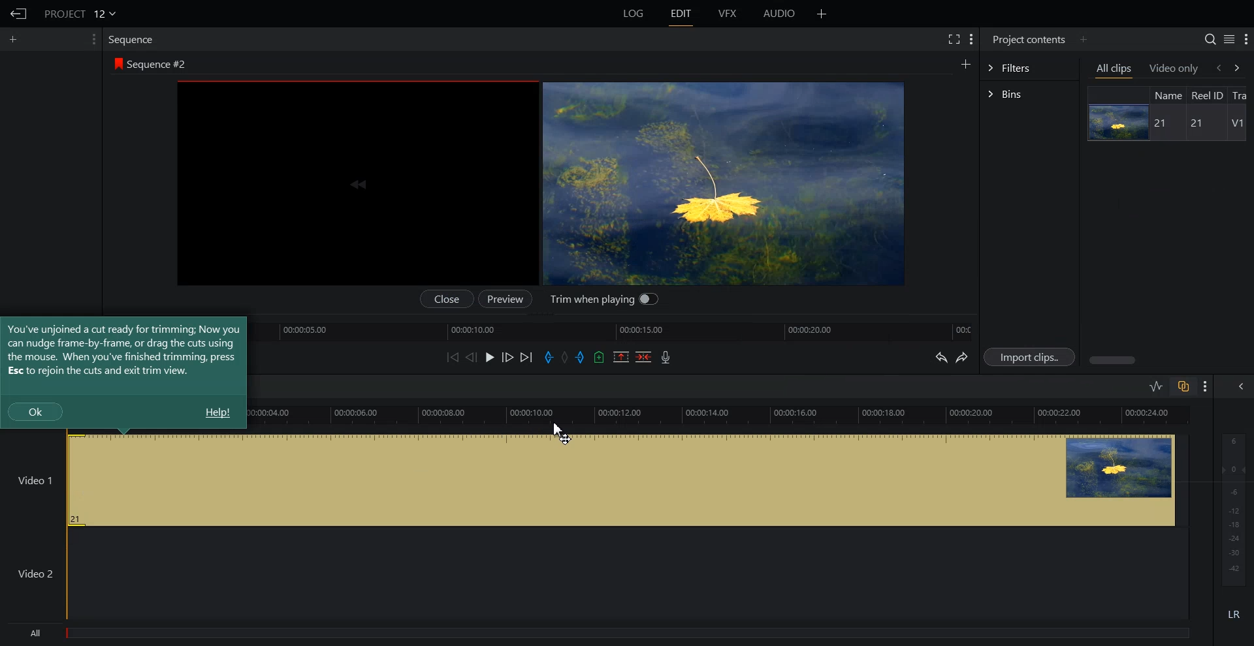 This screenshot has height=646, width=1254. I want to click on Play, so click(490, 357).